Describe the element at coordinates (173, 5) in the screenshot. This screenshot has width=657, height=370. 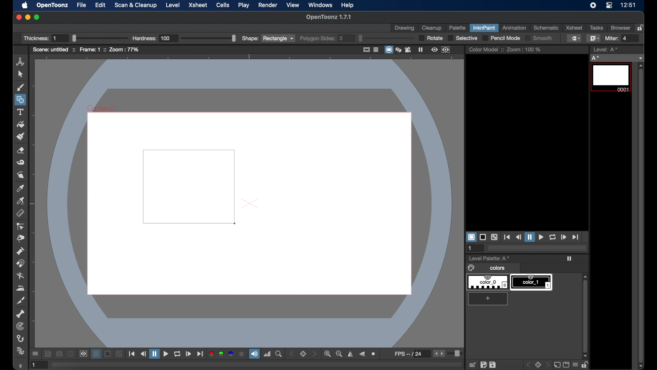
I see `level` at that location.